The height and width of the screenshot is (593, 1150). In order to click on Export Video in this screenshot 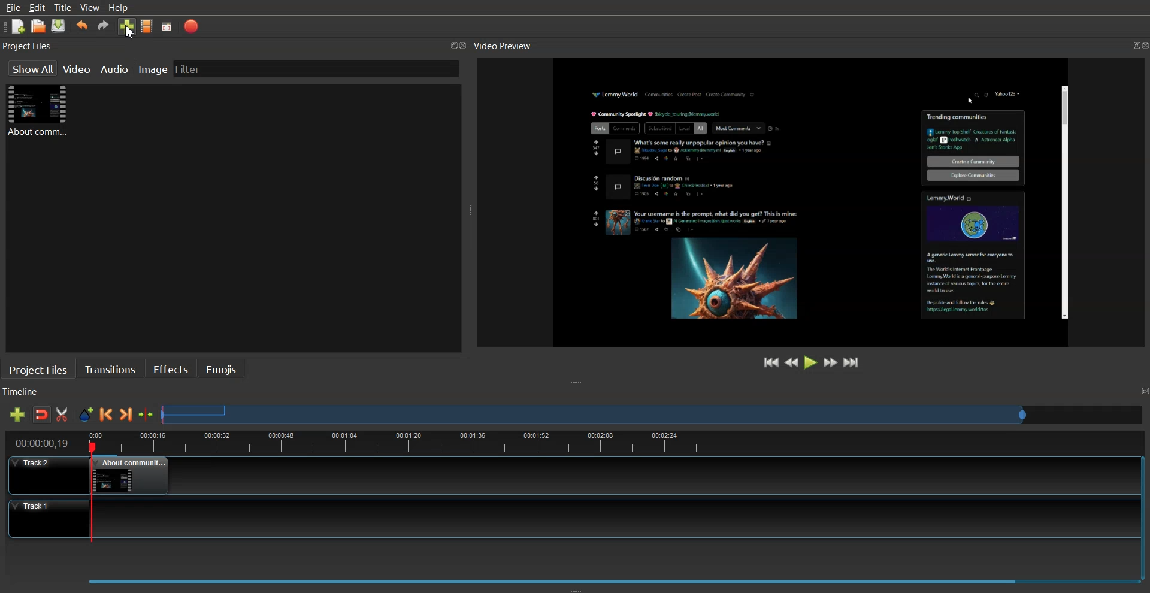, I will do `click(191, 26)`.